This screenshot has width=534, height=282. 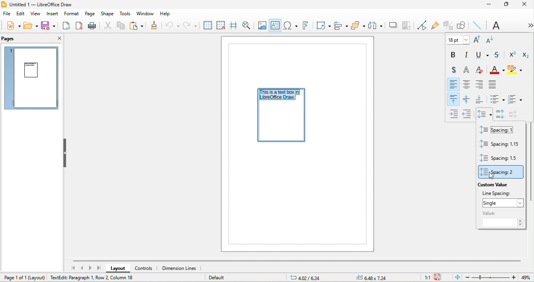 I want to click on zoom, so click(x=498, y=277).